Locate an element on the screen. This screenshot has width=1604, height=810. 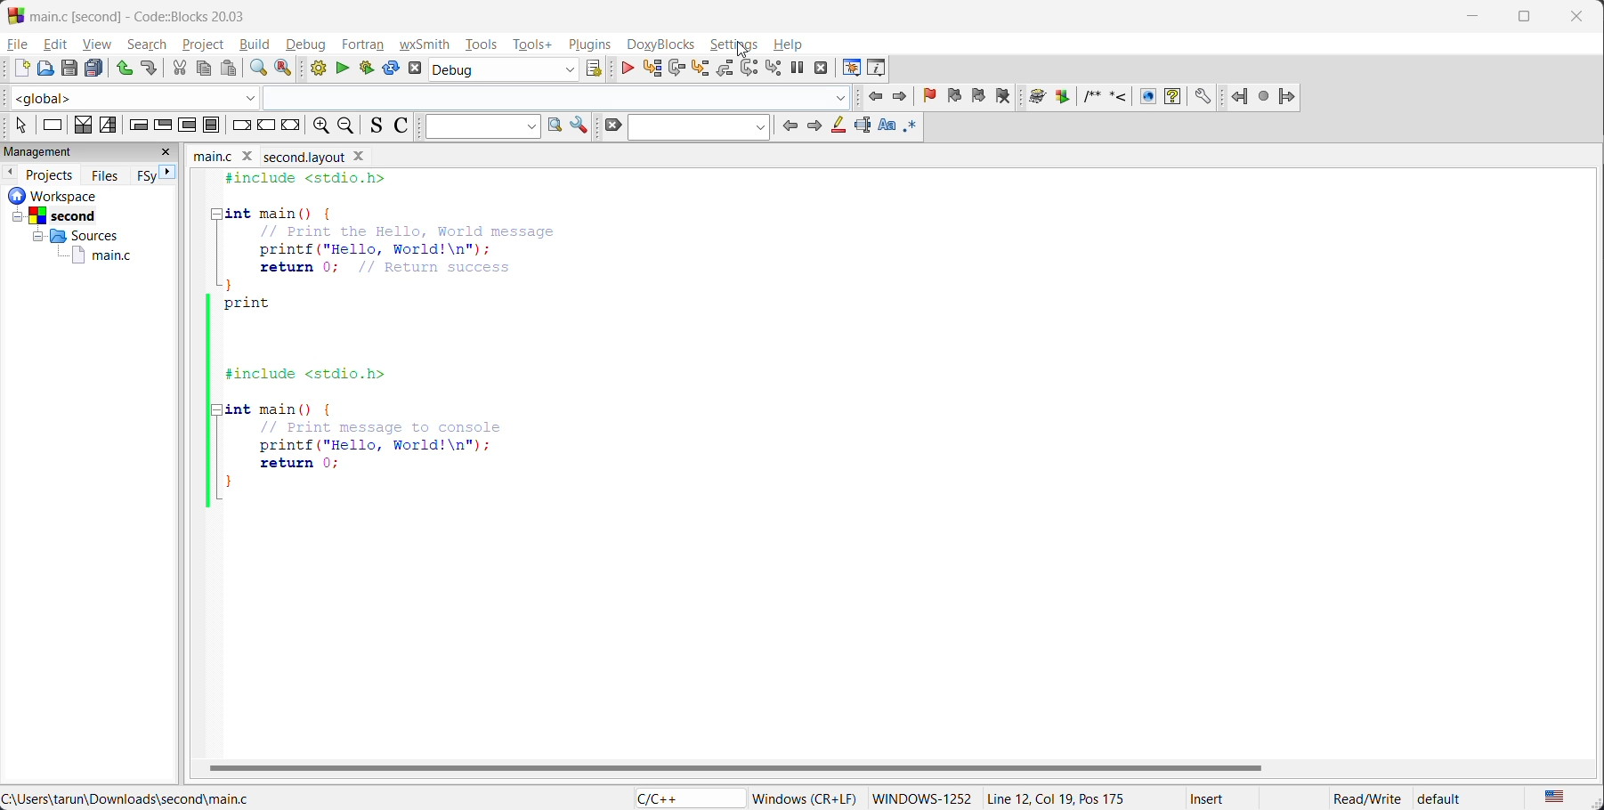
undo is located at coordinates (124, 68).